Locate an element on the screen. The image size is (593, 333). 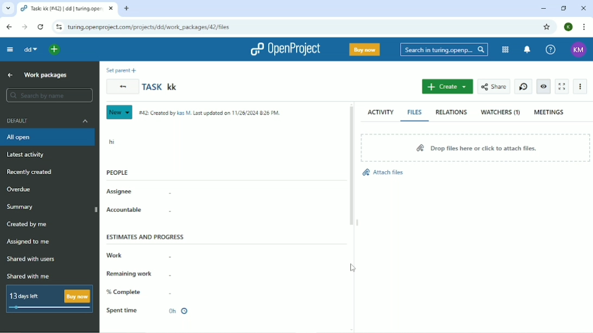
Estimates and progress is located at coordinates (147, 237).